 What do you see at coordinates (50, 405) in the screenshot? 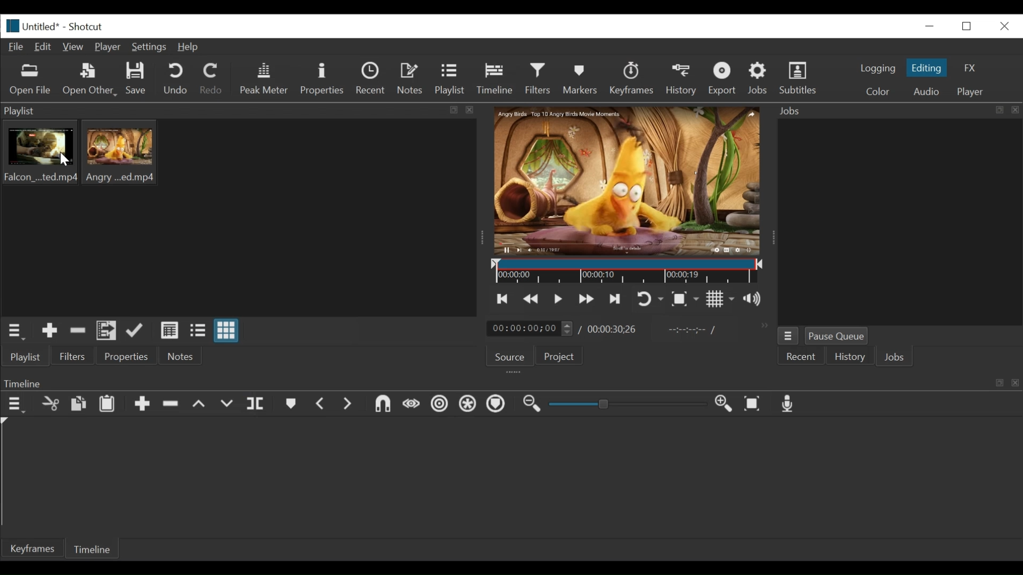
I see `cut` at bounding box center [50, 405].